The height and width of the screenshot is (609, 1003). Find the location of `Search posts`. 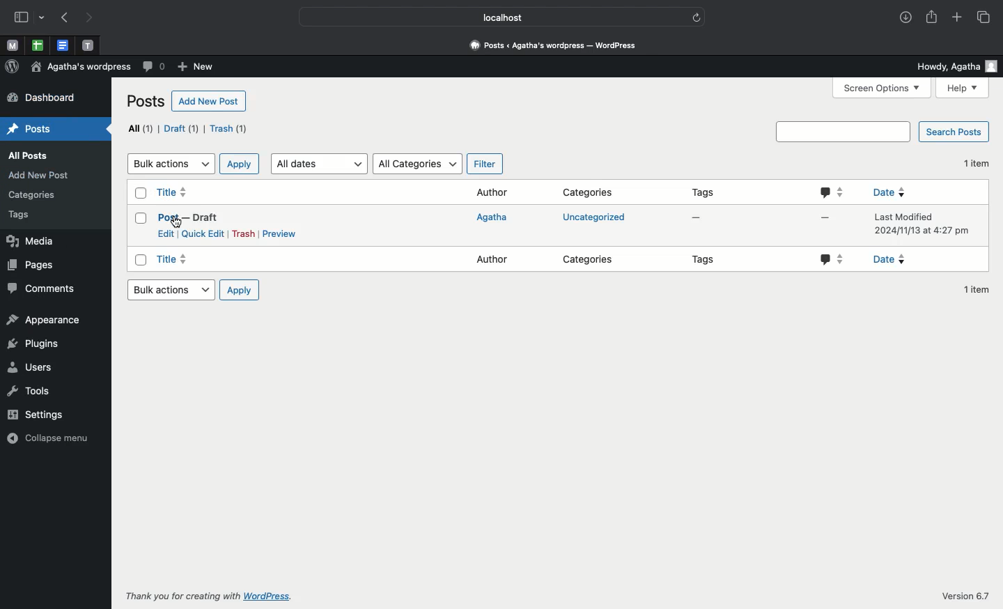

Search posts is located at coordinates (953, 132).